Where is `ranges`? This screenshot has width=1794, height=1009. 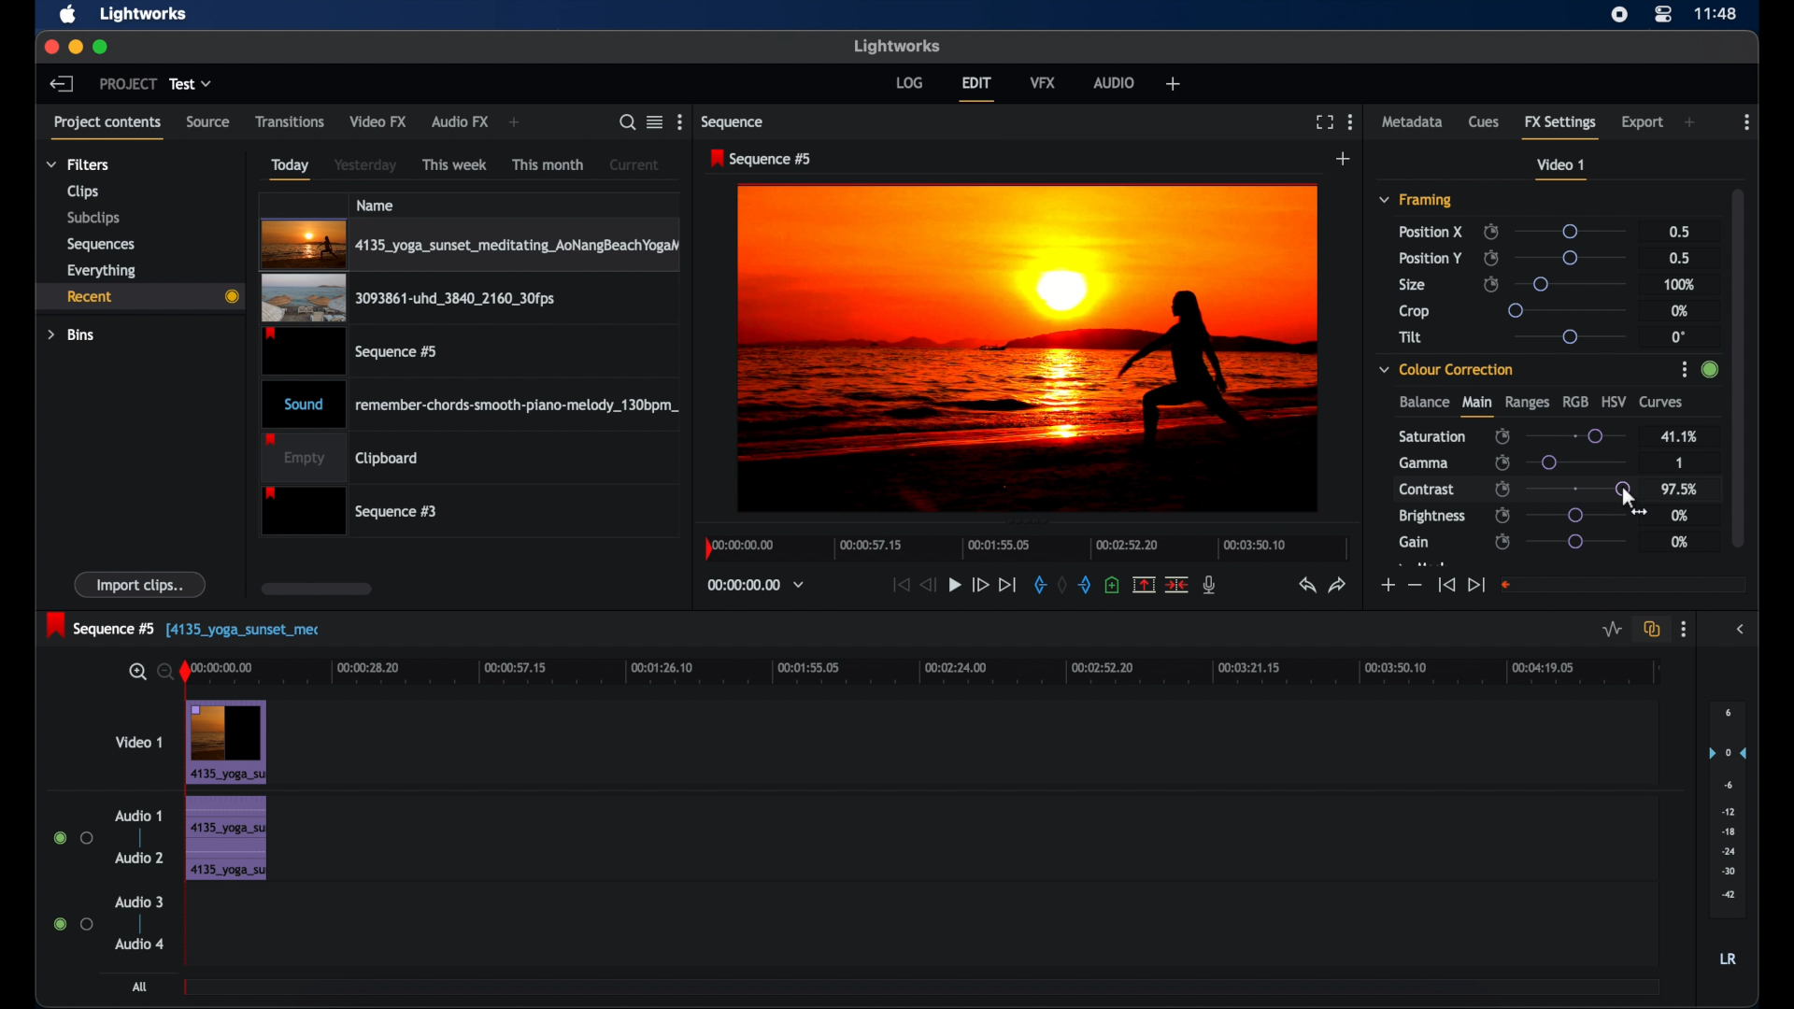
ranges is located at coordinates (1527, 403).